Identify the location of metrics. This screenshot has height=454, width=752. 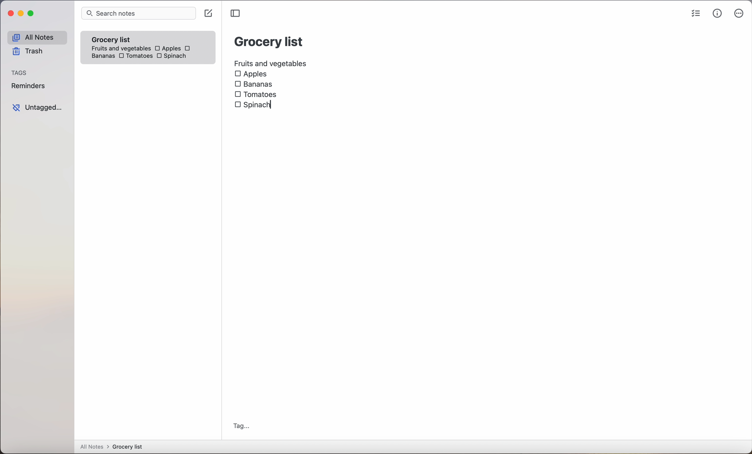
(717, 14).